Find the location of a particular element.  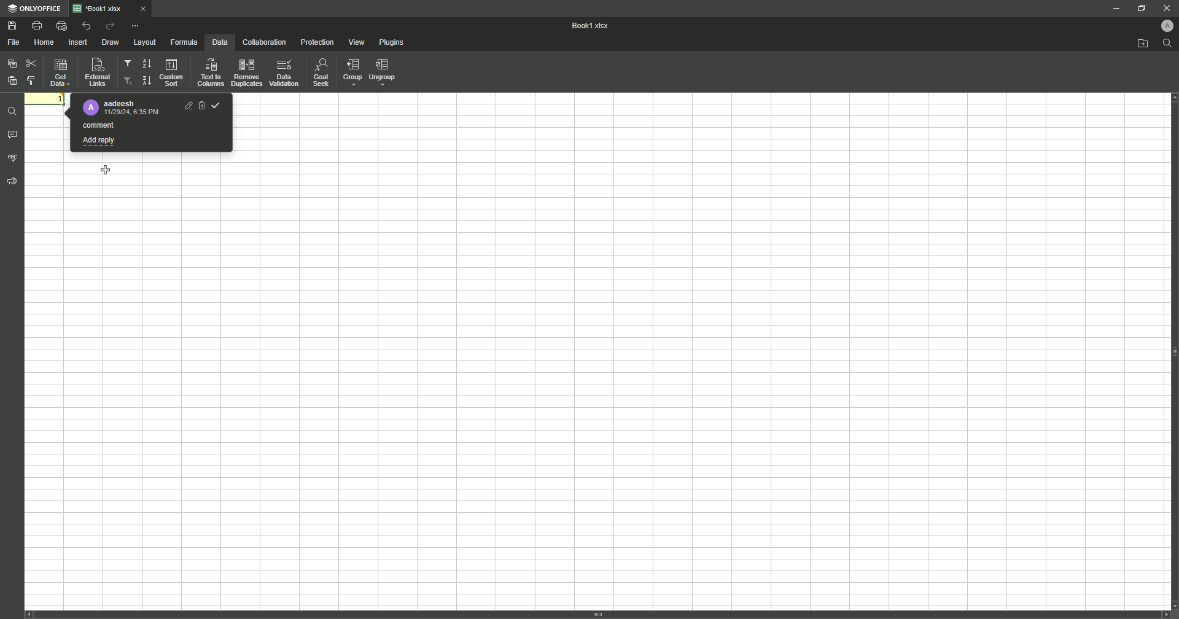

 is located at coordinates (384, 72).